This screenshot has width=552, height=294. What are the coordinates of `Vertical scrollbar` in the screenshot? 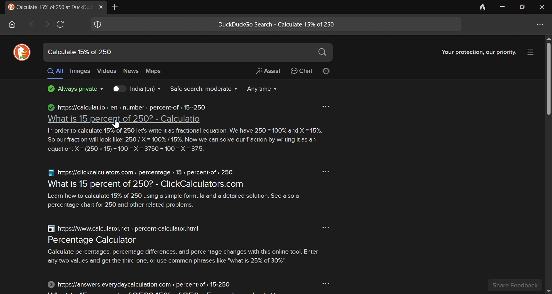 It's located at (549, 79).